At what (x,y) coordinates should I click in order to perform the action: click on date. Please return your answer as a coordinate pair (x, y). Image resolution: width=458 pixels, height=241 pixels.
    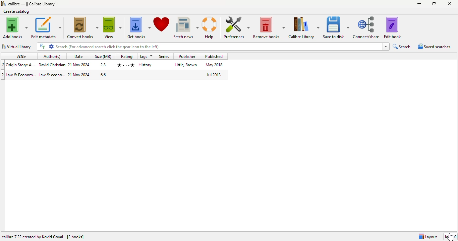
    Looking at the image, I should click on (78, 56).